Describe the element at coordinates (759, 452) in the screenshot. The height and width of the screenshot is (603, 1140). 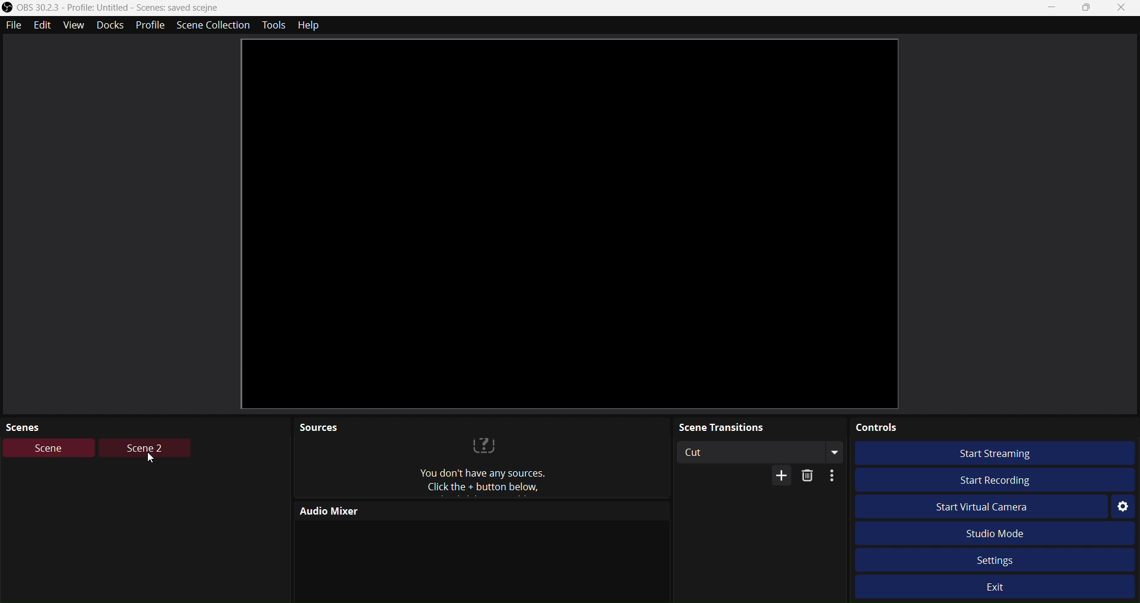
I see `Cut` at that location.